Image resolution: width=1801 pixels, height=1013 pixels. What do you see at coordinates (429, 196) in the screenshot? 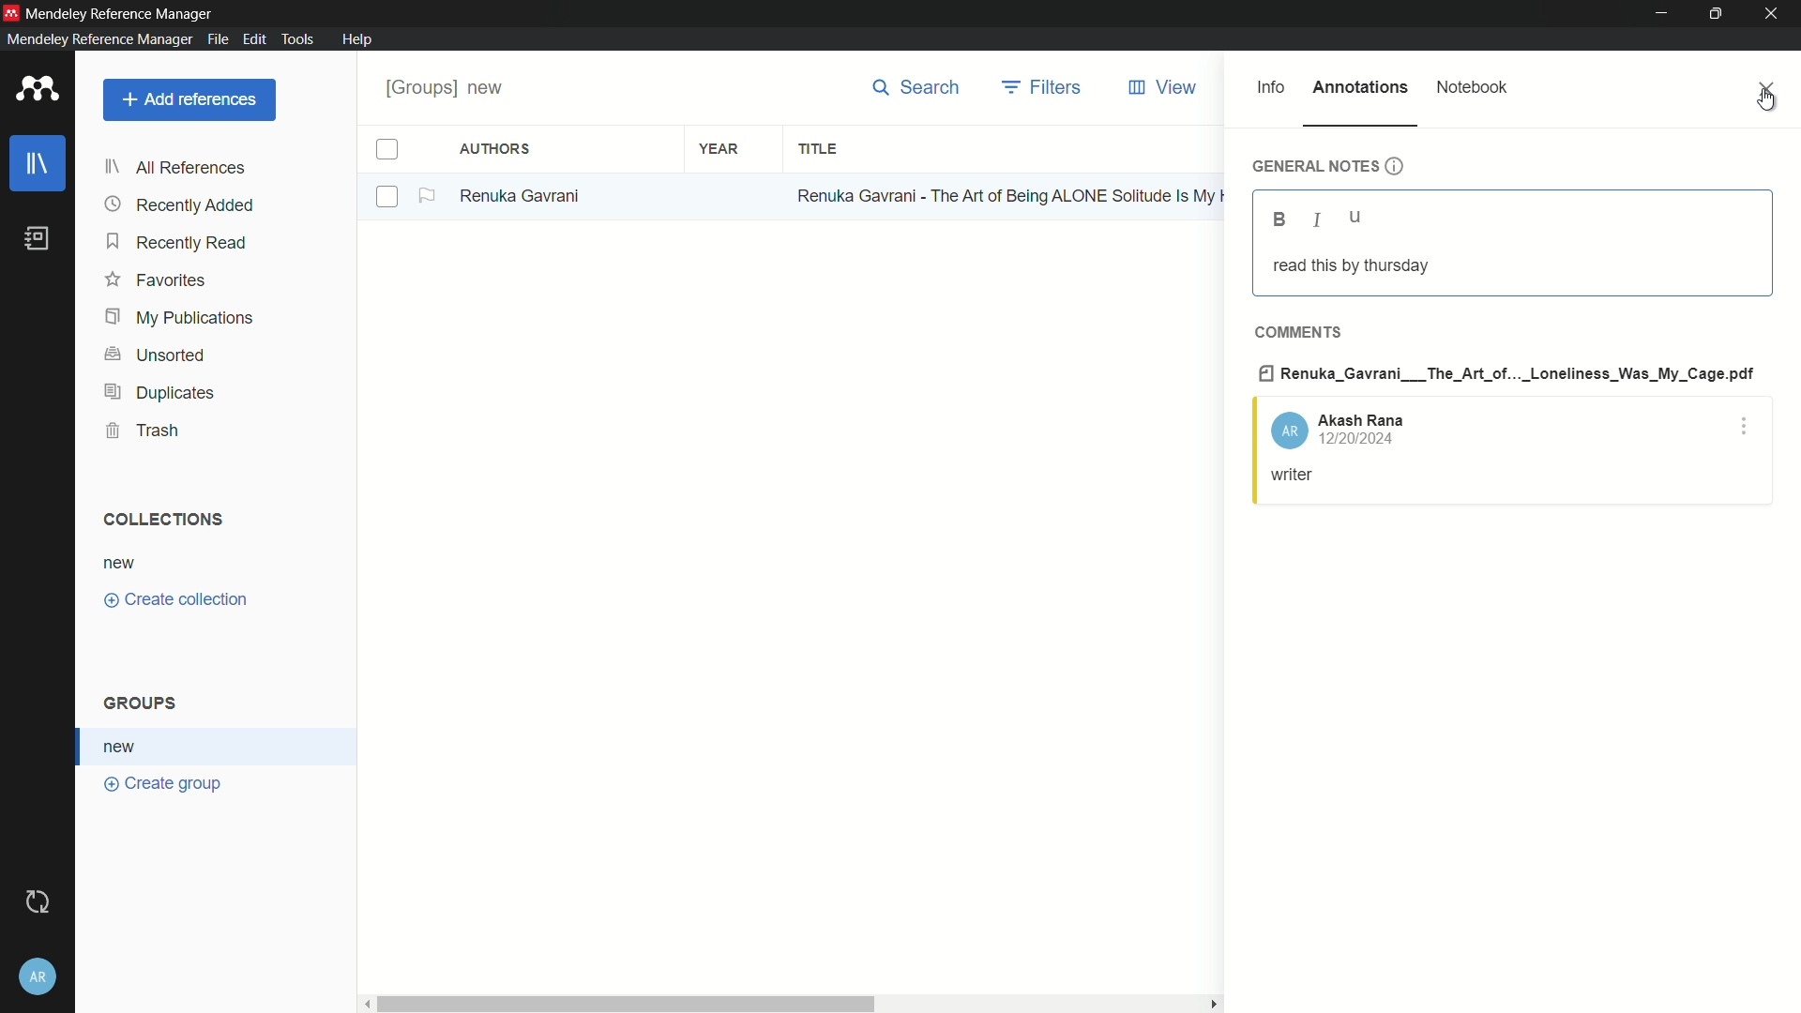
I see `flagged` at bounding box center [429, 196].